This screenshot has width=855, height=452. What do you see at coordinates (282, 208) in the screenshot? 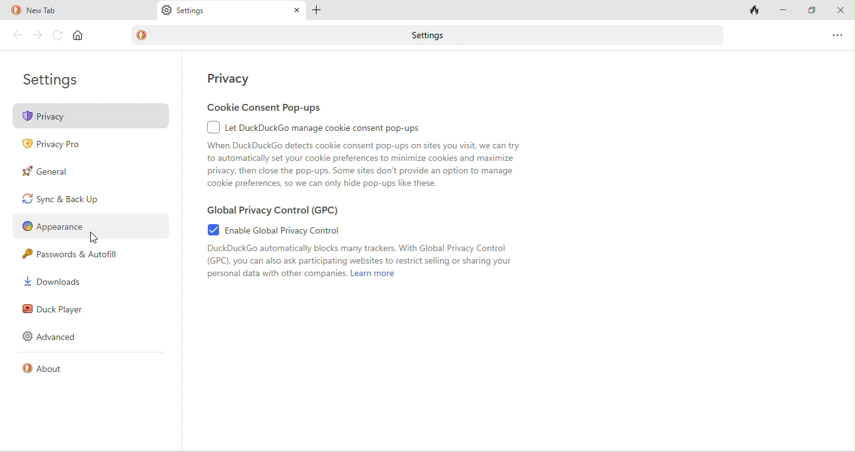
I see `global privacy control (gpc)` at bounding box center [282, 208].